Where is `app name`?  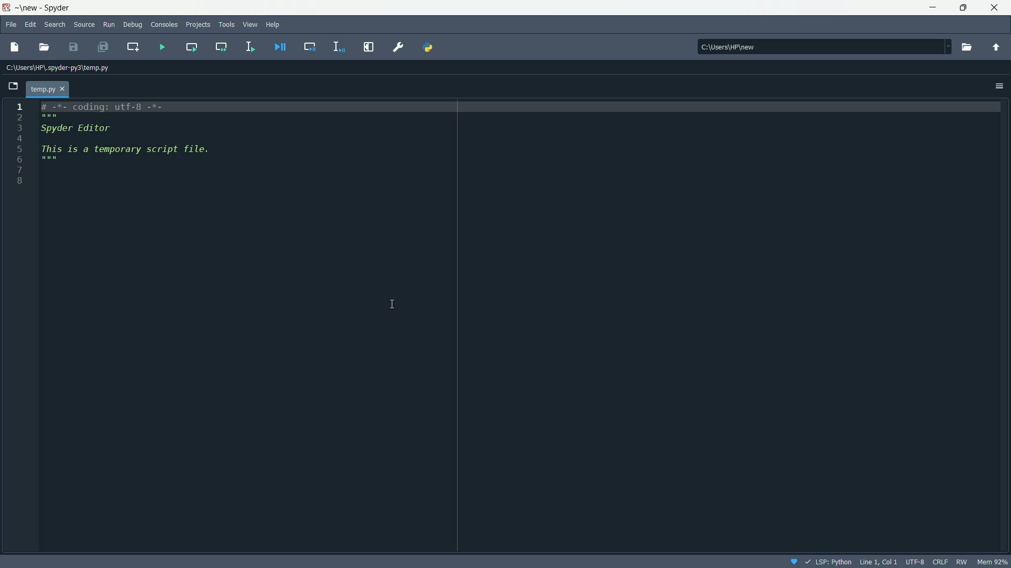 app name is located at coordinates (41, 8).